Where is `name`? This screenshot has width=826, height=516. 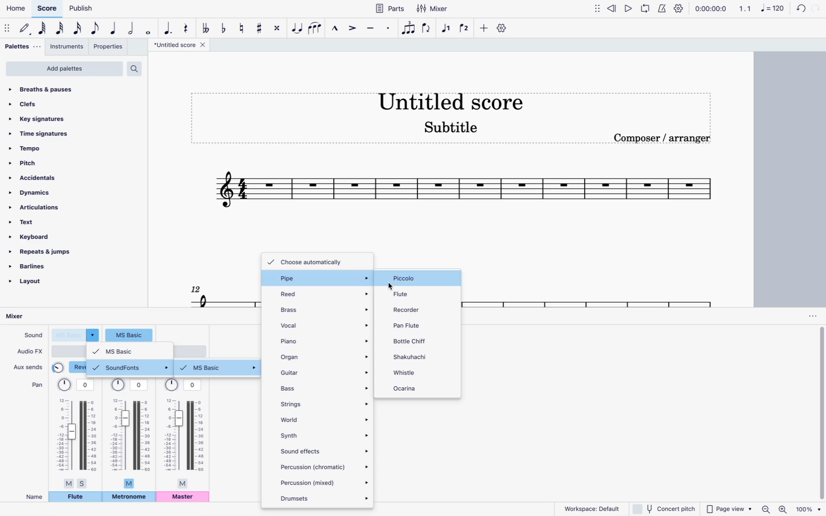 name is located at coordinates (34, 497).